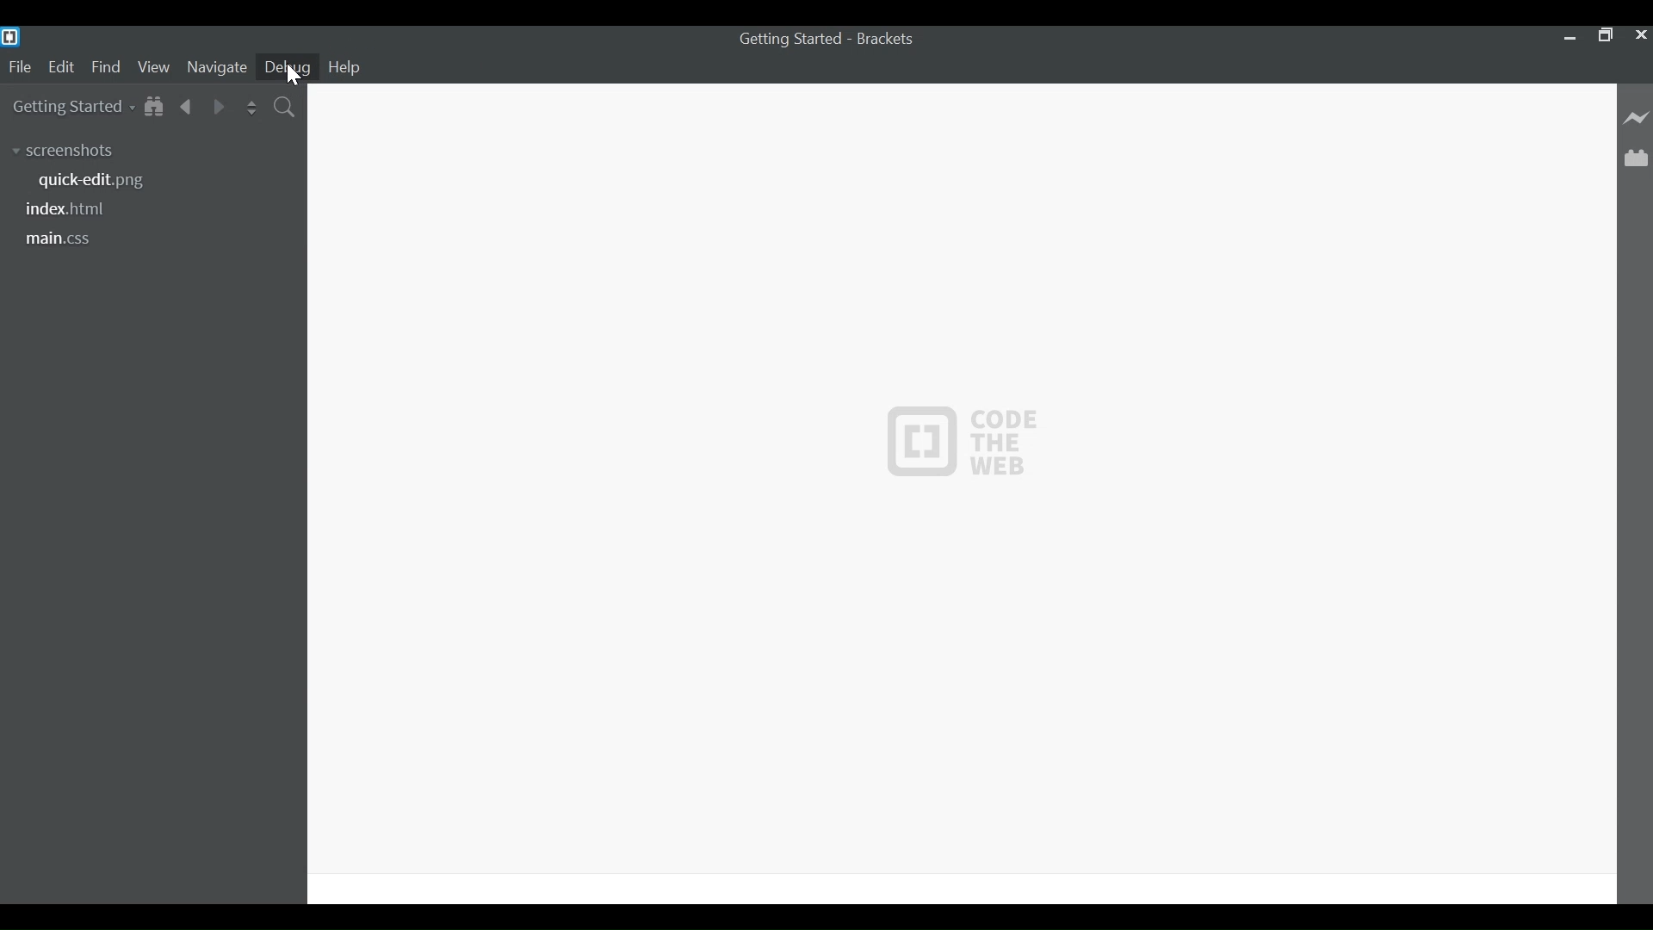 The width and height of the screenshot is (1653, 930). I want to click on Code The Web, so click(955, 454).